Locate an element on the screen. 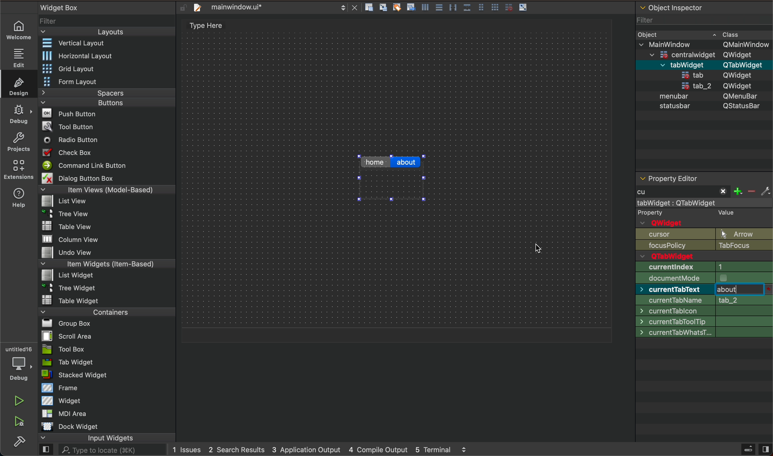  Table Widget is located at coordinates (67, 300).